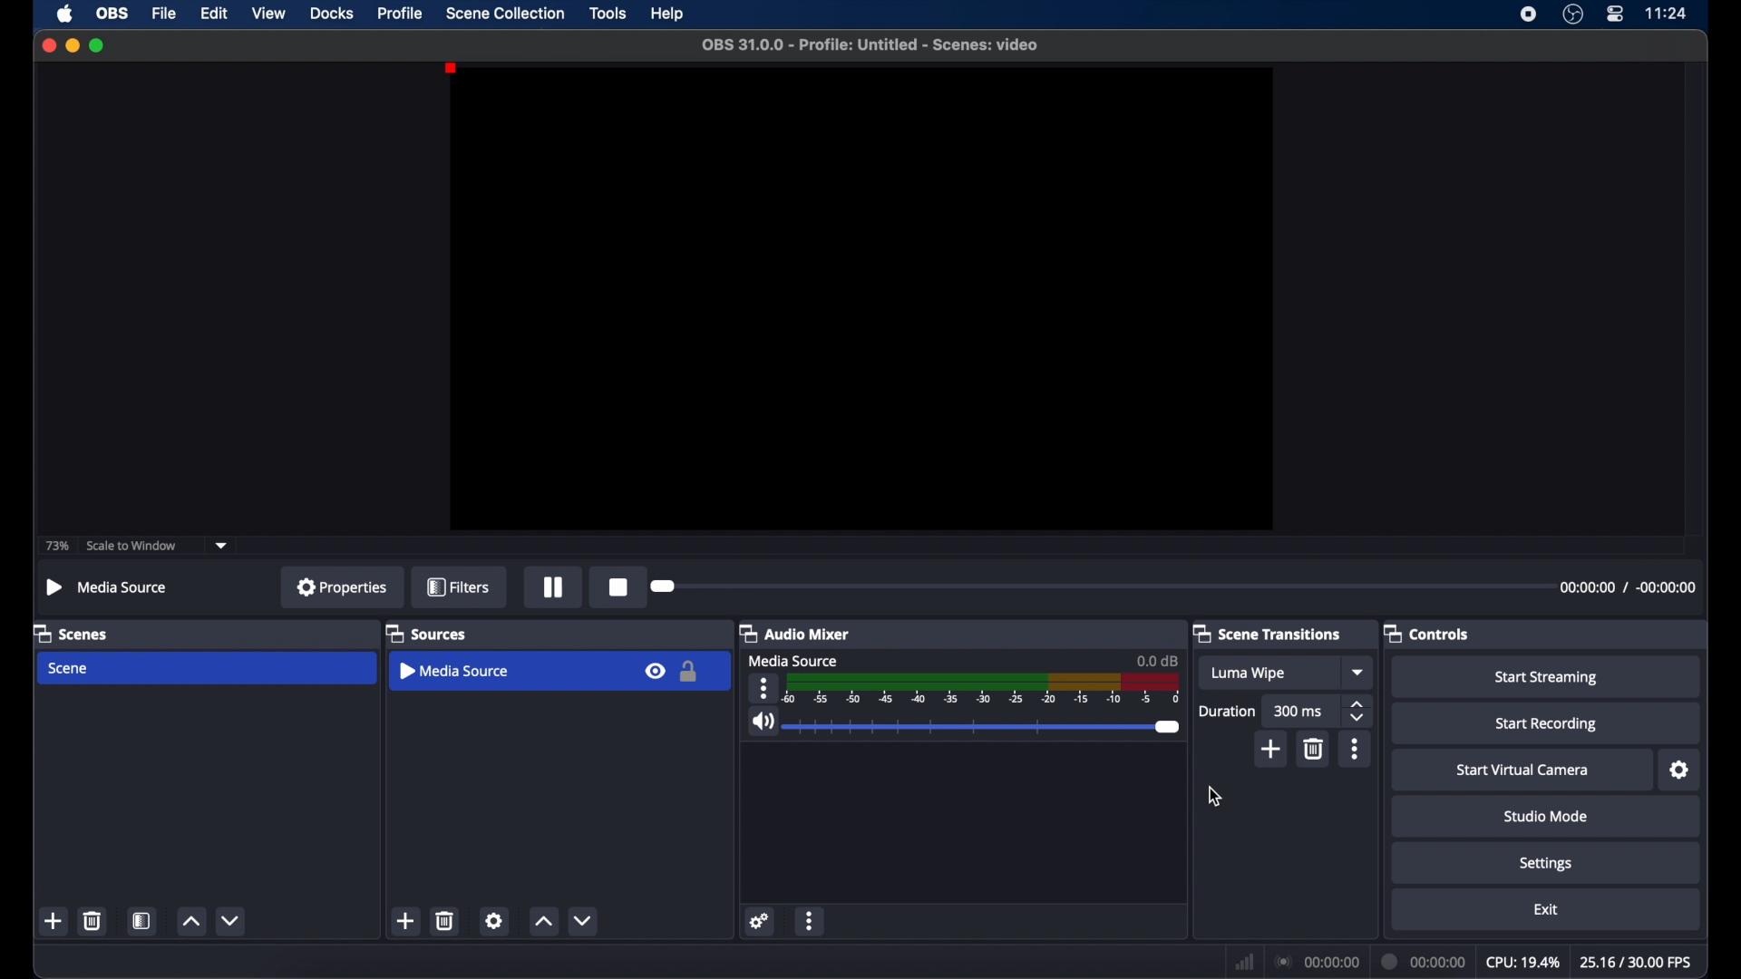 The height and width of the screenshot is (979, 1741). Describe the element at coordinates (608, 13) in the screenshot. I see `tools` at that location.